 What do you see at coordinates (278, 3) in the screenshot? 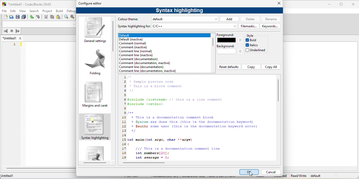
I see `close` at bounding box center [278, 3].